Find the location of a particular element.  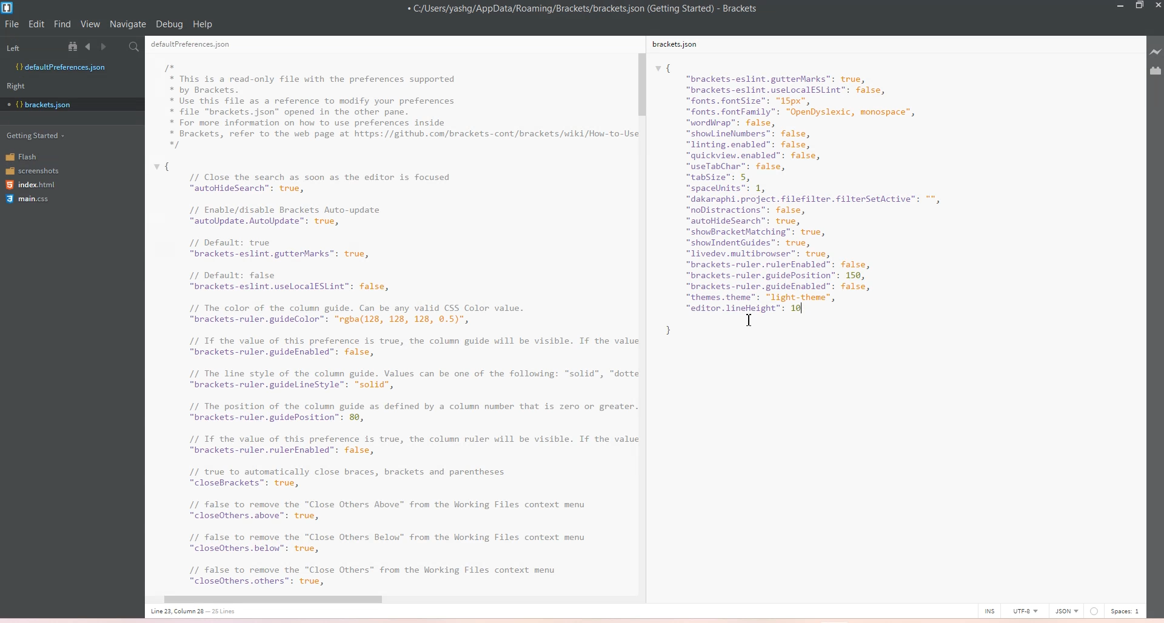

Bracket.json is located at coordinates (46, 103).